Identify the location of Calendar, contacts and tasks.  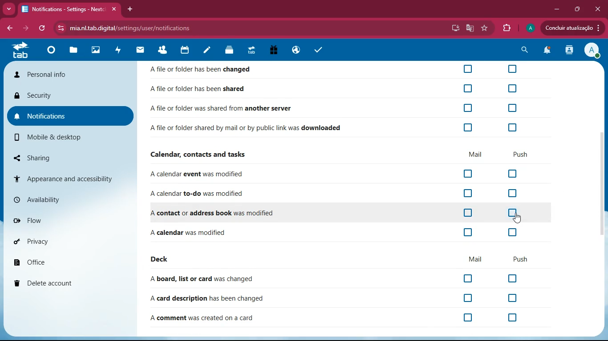
(198, 154).